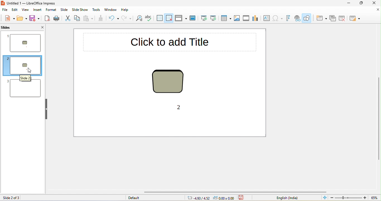 This screenshot has height=201, width=381. I want to click on copy, so click(78, 19).